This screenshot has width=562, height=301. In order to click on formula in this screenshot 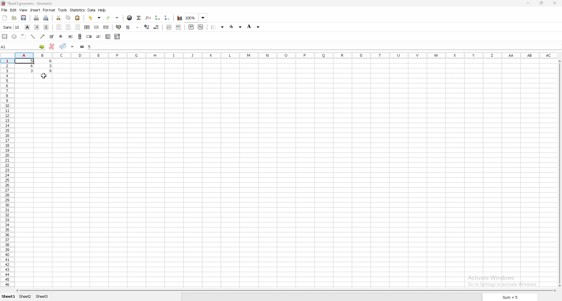, I will do `click(82, 47)`.